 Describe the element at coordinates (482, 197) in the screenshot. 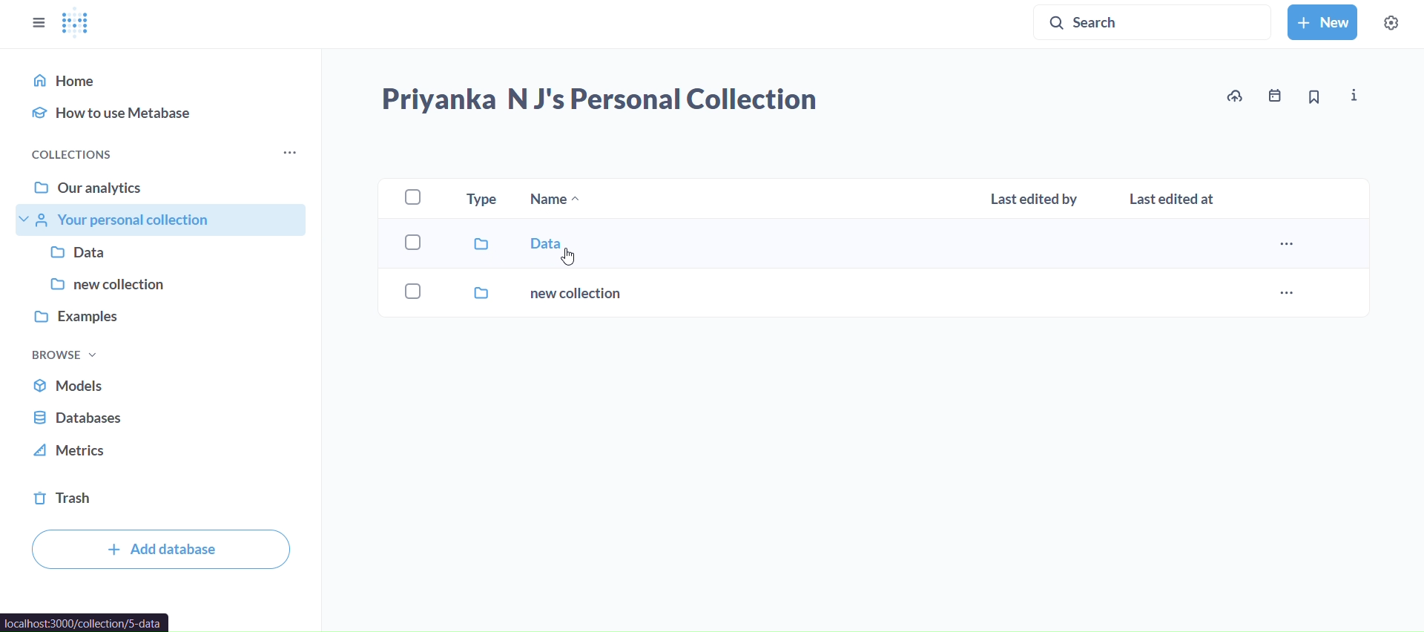

I see `type` at that location.